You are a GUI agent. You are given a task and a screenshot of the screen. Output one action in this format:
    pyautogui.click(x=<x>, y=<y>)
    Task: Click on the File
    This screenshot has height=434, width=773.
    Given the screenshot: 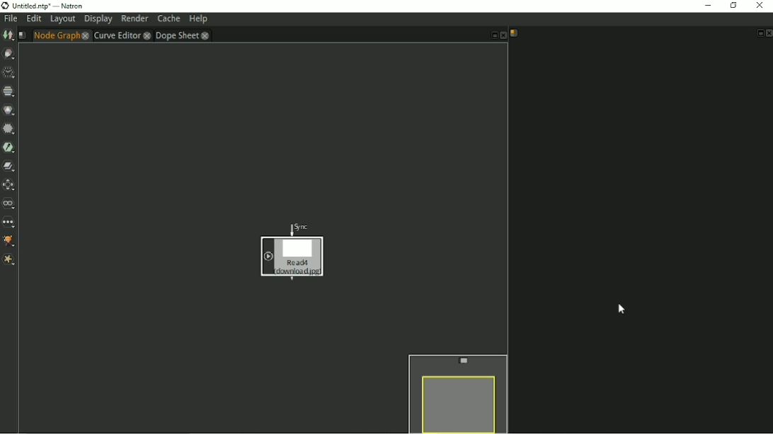 What is the action you would take?
    pyautogui.click(x=10, y=19)
    